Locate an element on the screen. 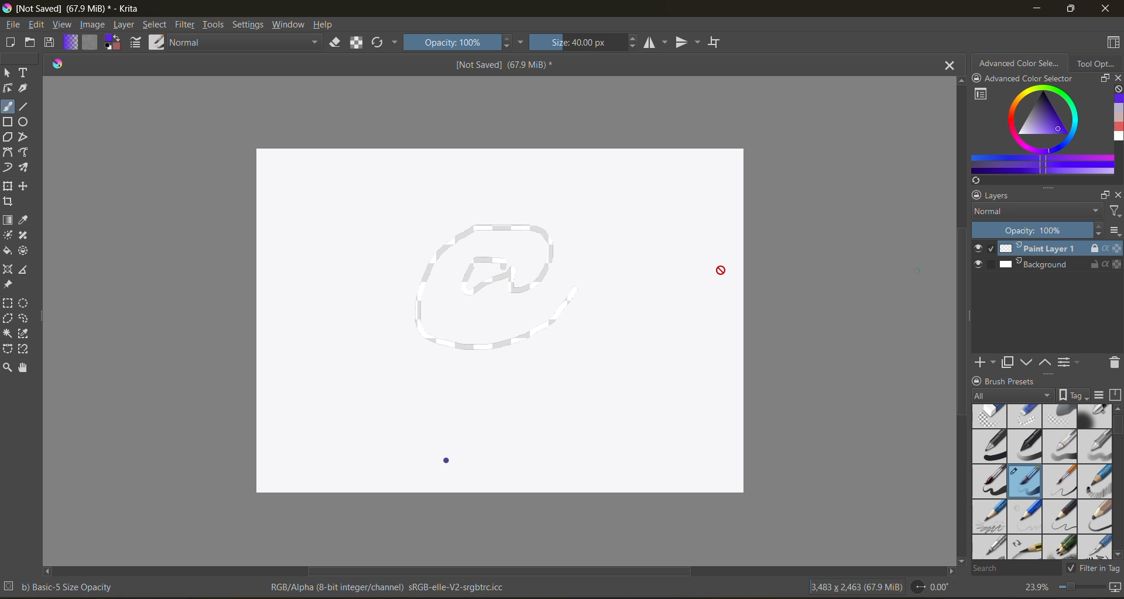  duplicate mask is located at coordinates (1008, 363).